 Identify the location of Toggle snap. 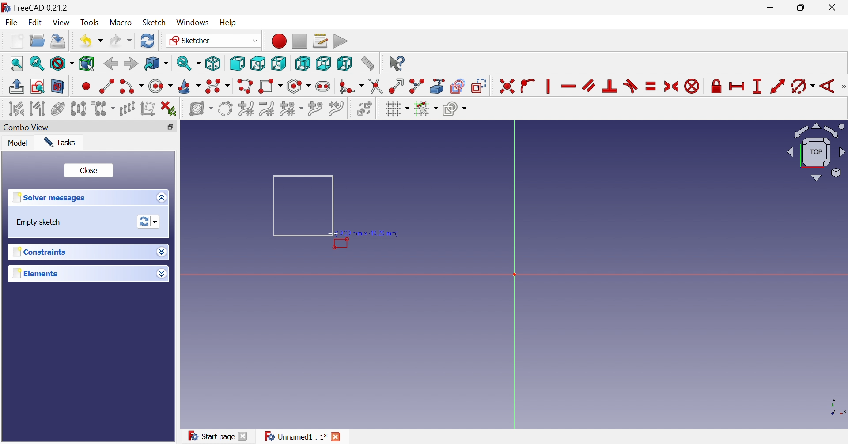
(425, 109).